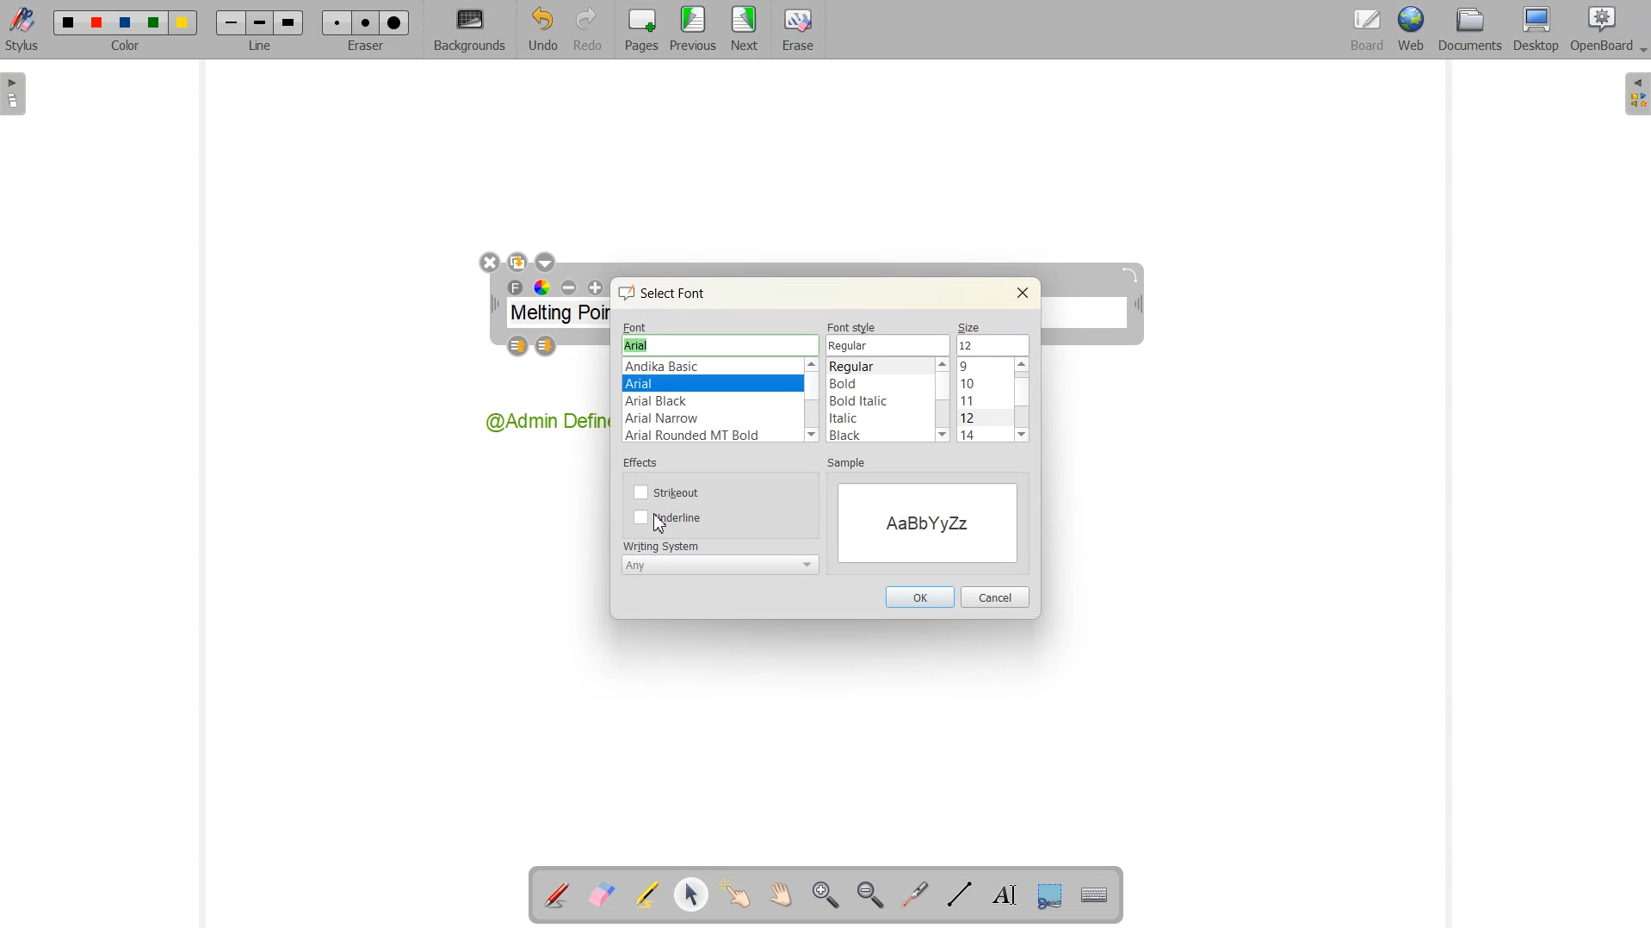 The image size is (1651, 928). Describe the element at coordinates (1047, 894) in the screenshot. I see `Capture part of the screen` at that location.